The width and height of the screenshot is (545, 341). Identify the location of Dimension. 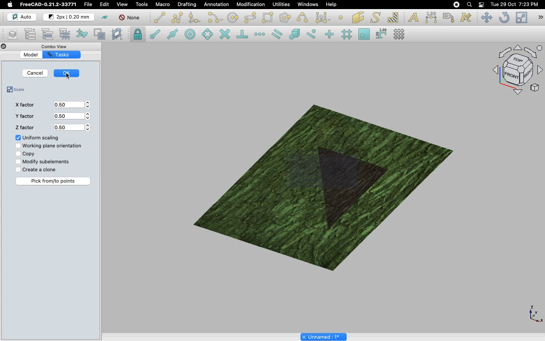
(430, 17).